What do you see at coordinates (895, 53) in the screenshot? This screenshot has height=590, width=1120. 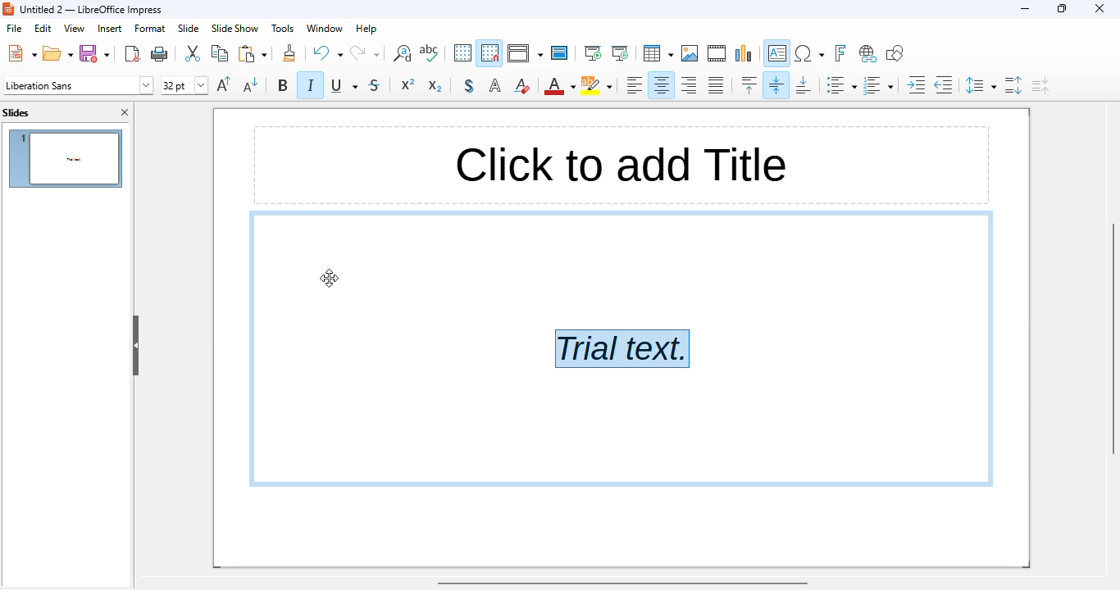 I see `show draw functions` at bounding box center [895, 53].